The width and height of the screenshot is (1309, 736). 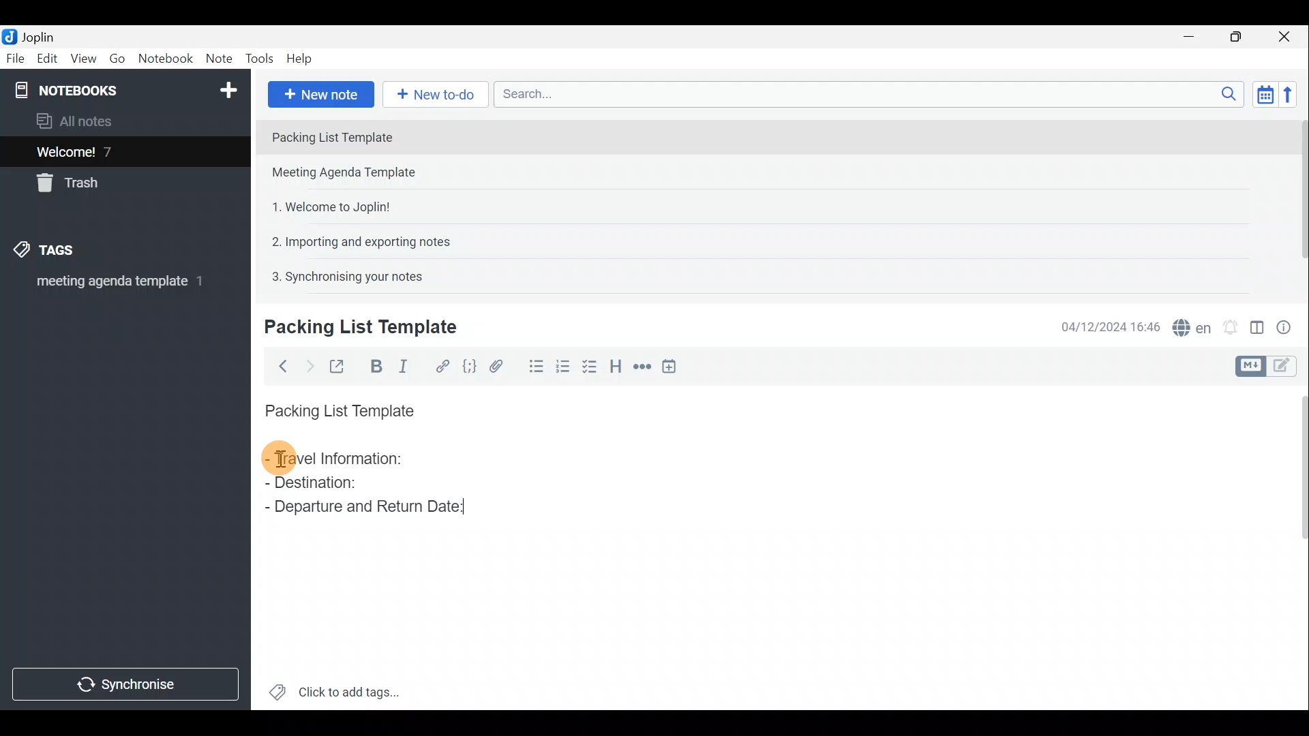 What do you see at coordinates (338, 365) in the screenshot?
I see `Toggle external editing` at bounding box center [338, 365].